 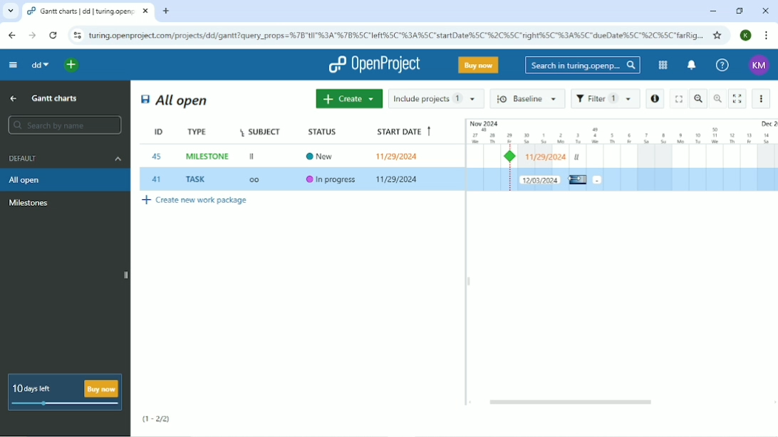 What do you see at coordinates (195, 202) in the screenshot?
I see `Create new work package` at bounding box center [195, 202].